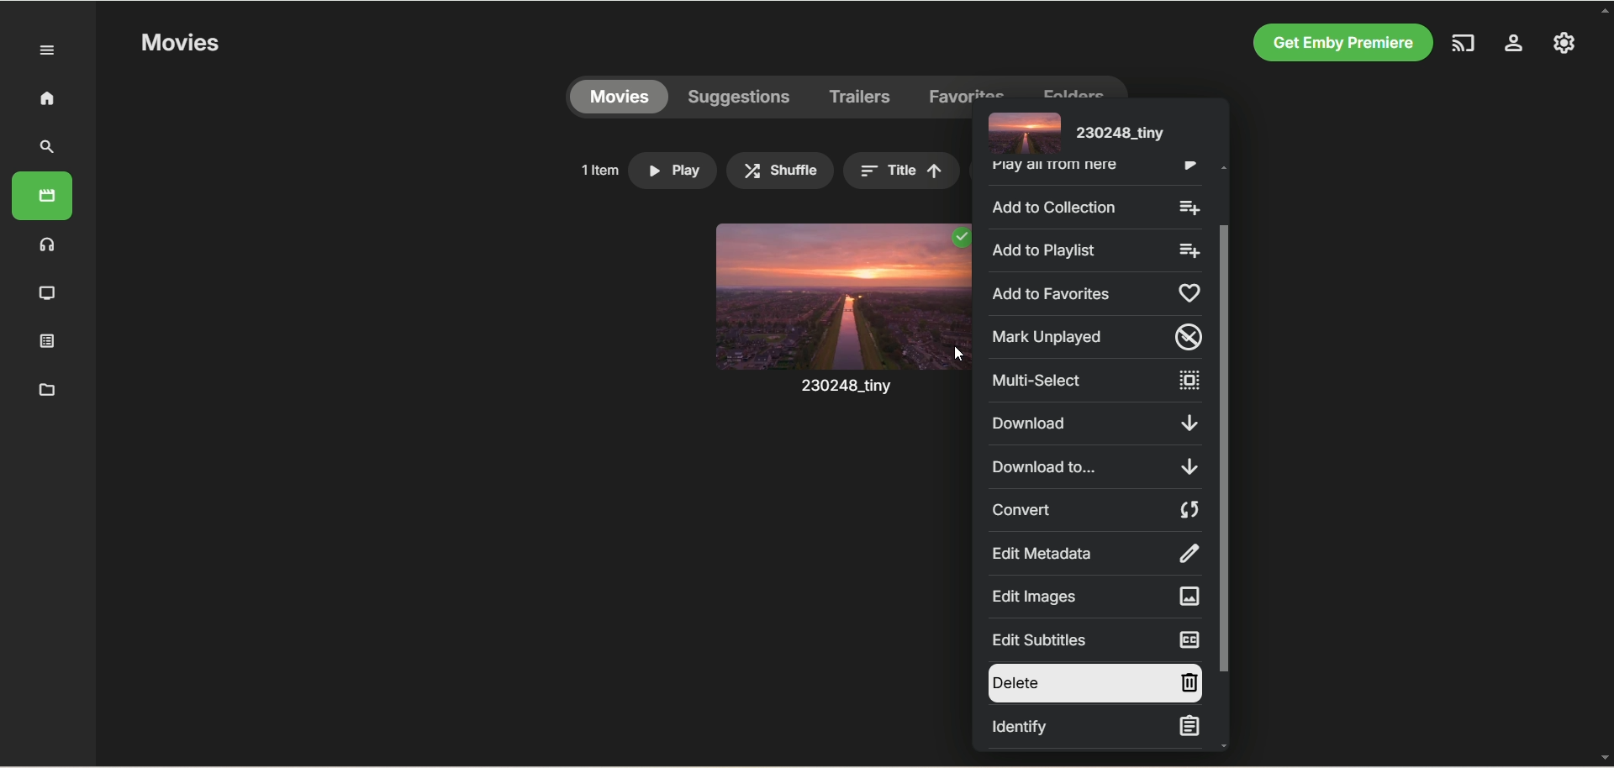  Describe the element at coordinates (1224, 456) in the screenshot. I see `Vertical slide bar` at that location.